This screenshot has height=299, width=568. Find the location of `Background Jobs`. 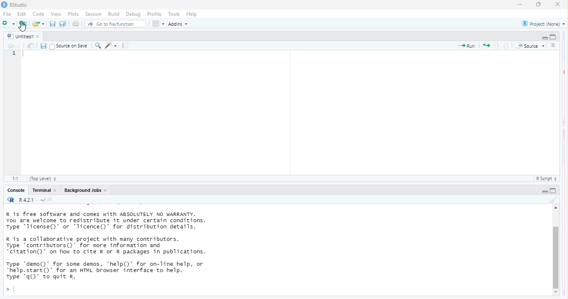

Background Jobs is located at coordinates (82, 191).